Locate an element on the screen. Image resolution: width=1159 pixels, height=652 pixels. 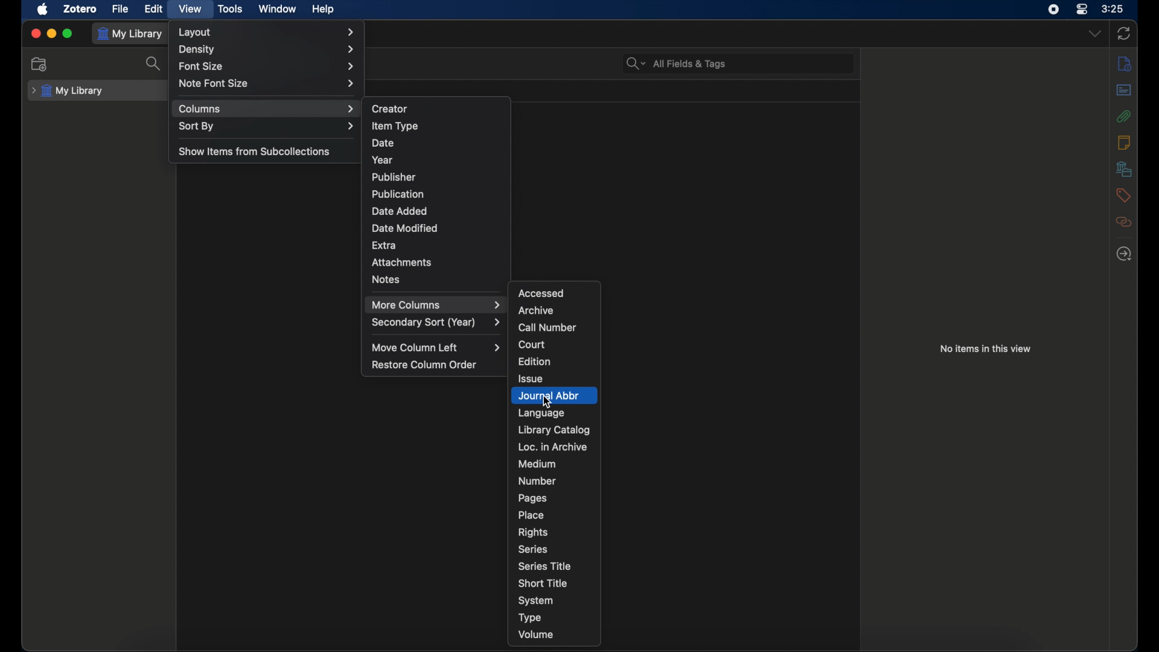
language is located at coordinates (541, 413).